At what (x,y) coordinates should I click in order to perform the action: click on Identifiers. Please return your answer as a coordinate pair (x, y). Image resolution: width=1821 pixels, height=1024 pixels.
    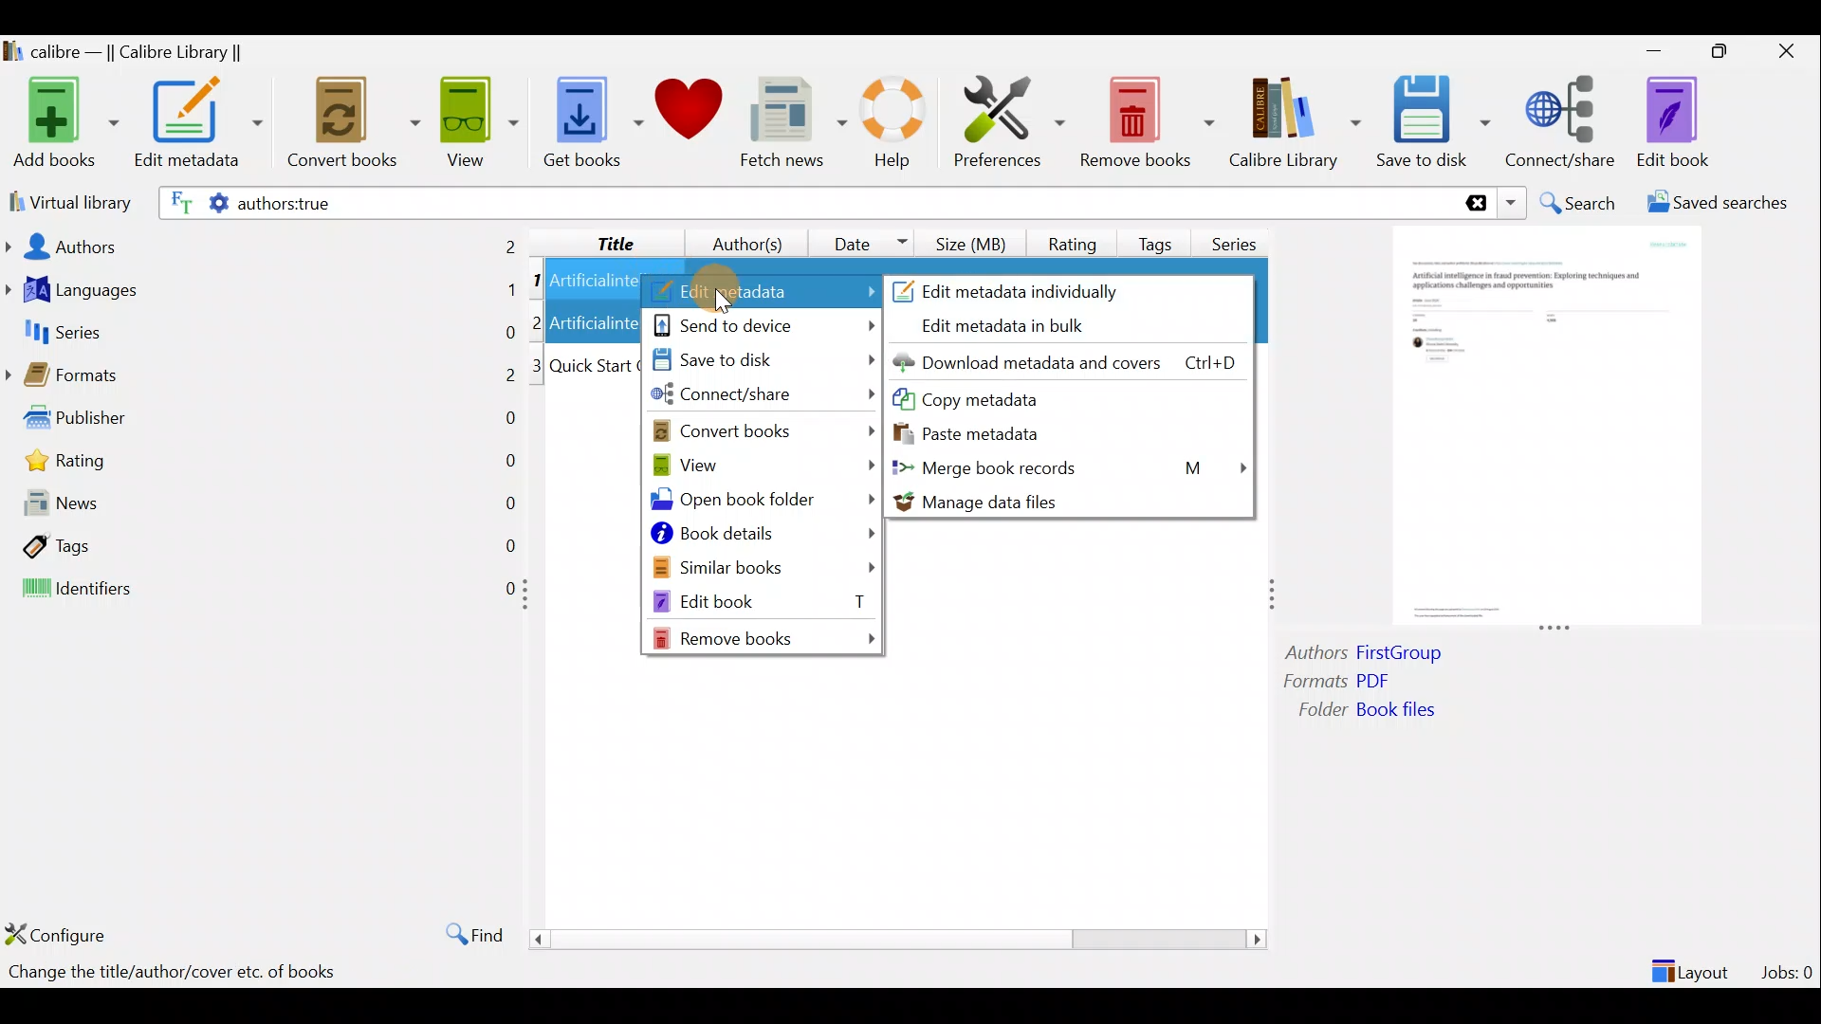
    Looking at the image, I should click on (258, 590).